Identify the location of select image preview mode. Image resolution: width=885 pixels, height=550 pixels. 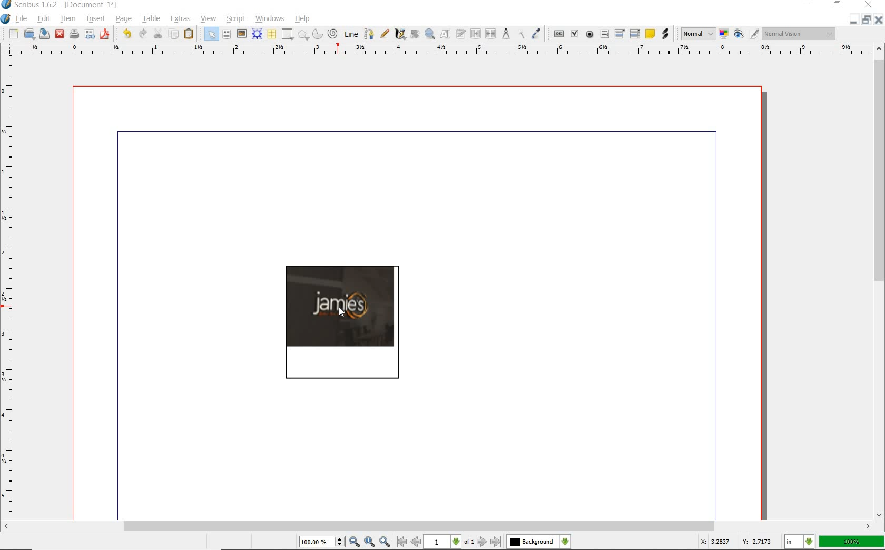
(697, 35).